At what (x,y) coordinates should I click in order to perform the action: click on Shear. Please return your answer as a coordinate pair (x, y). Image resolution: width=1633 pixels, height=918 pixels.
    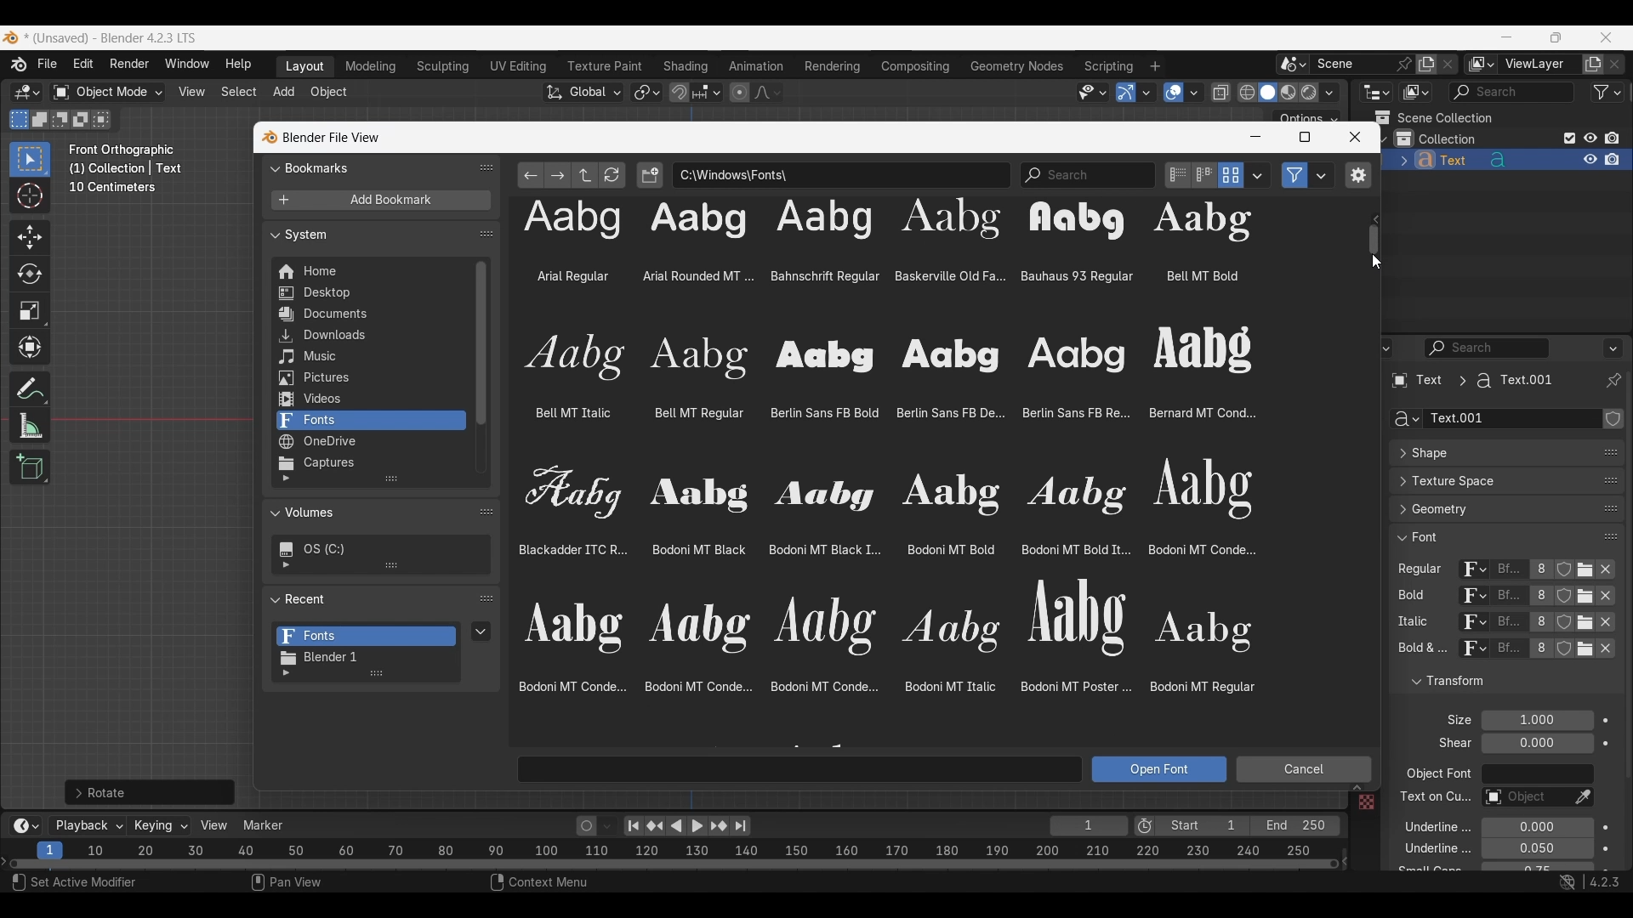
    Looking at the image, I should click on (1537, 743).